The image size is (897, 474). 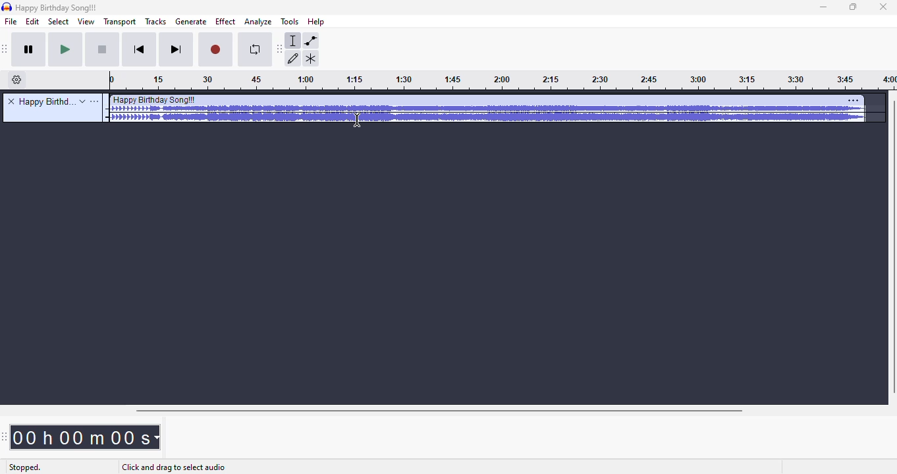 What do you see at coordinates (294, 41) in the screenshot?
I see `selection tool` at bounding box center [294, 41].